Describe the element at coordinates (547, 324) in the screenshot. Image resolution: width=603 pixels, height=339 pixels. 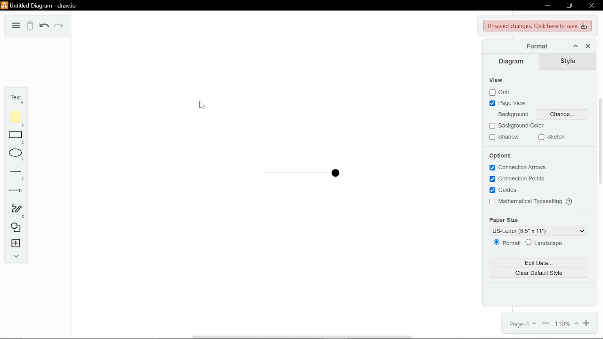
I see `Zoom out` at that location.